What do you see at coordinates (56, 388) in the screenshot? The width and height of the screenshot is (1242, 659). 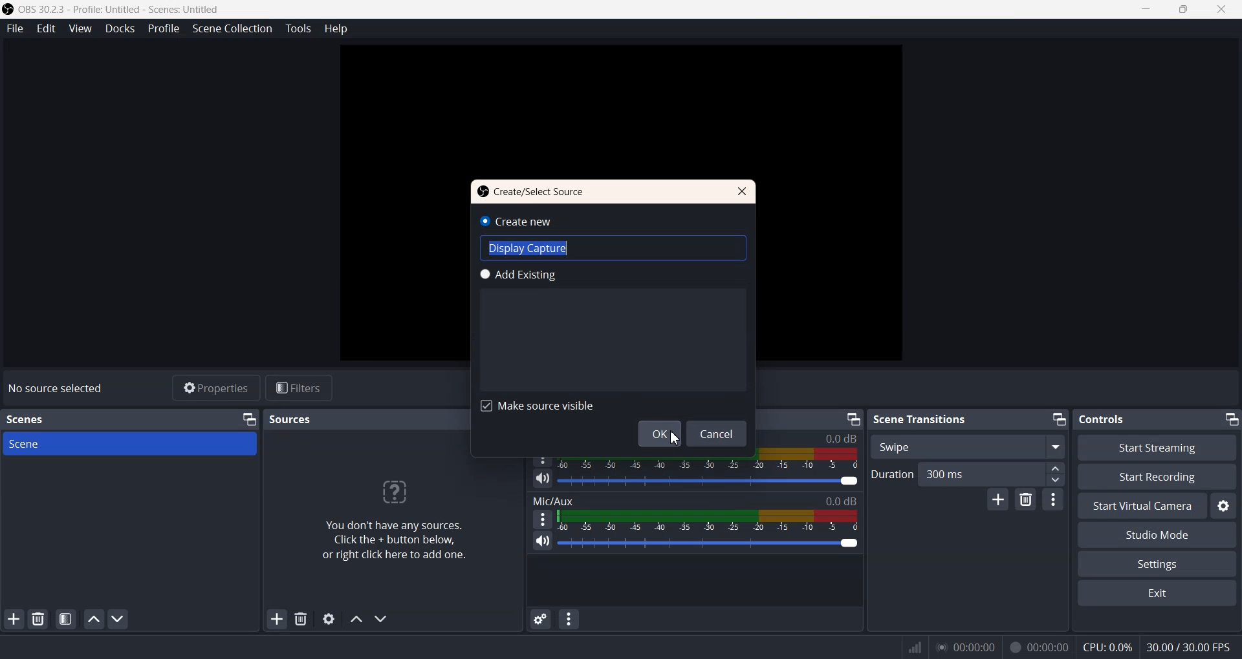 I see `Text` at bounding box center [56, 388].